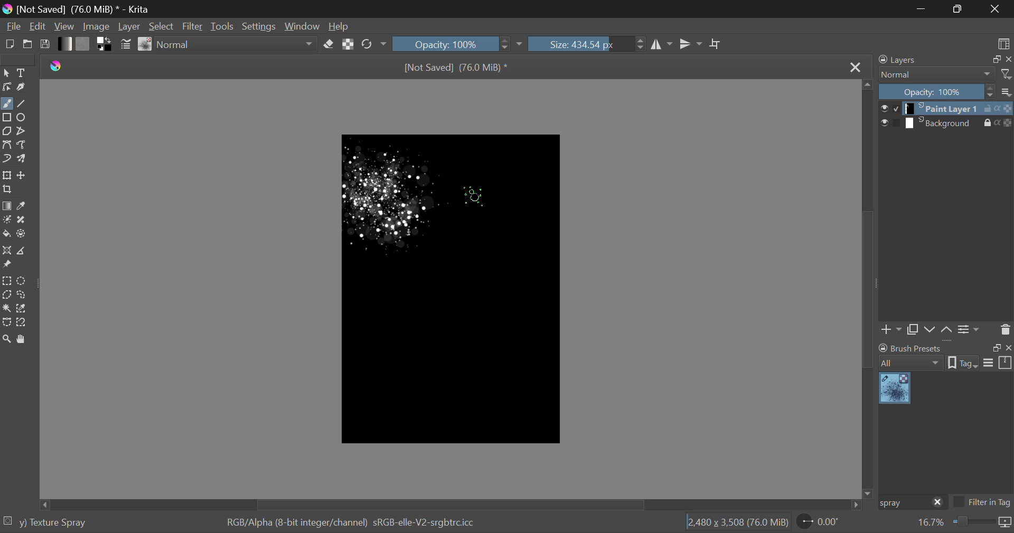 This screenshot has height=533, width=1014. Describe the element at coordinates (23, 87) in the screenshot. I see `Calligraphic Tool` at that location.